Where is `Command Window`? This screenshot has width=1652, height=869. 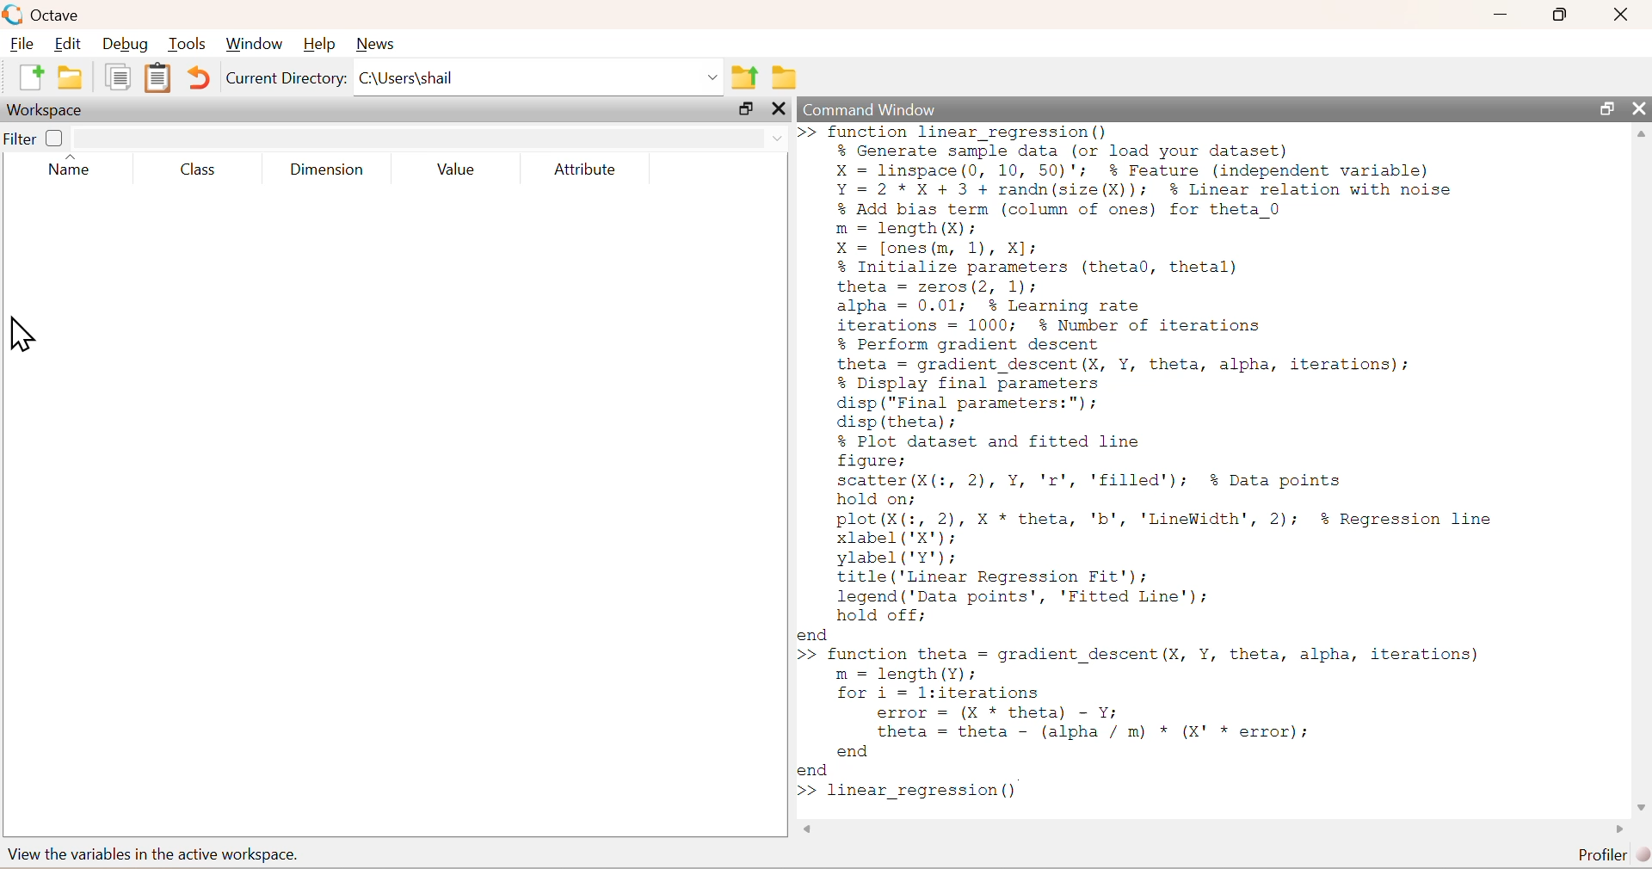
Command Window is located at coordinates (870, 109).